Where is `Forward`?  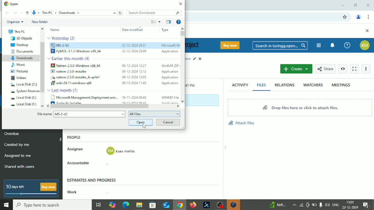
Forward is located at coordinates (14, 13).